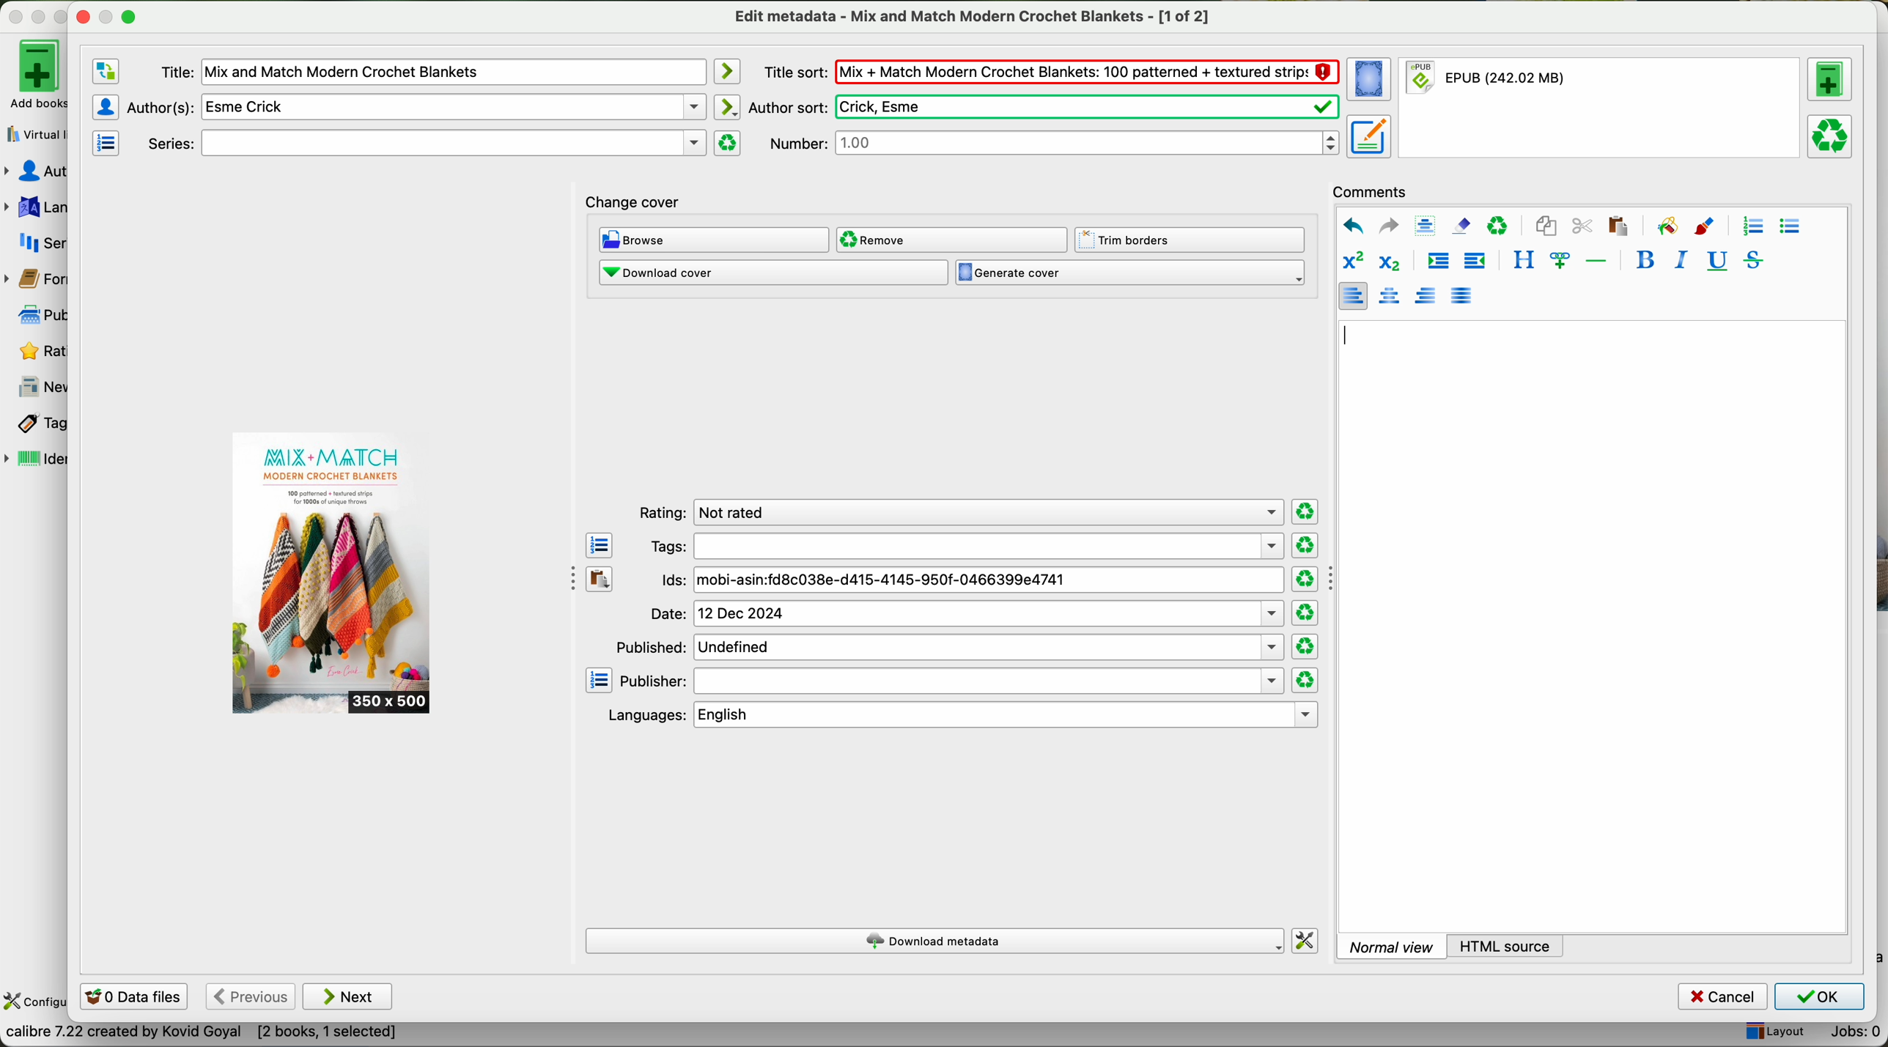  Describe the element at coordinates (1194, 240) in the screenshot. I see `trim borders` at that location.